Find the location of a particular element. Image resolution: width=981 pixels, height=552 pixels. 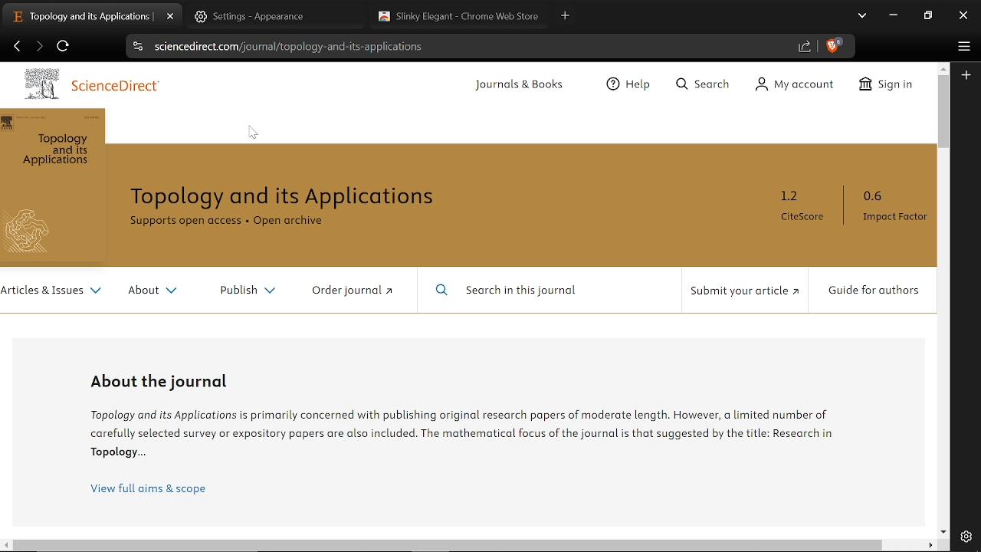

 is located at coordinates (970, 537).